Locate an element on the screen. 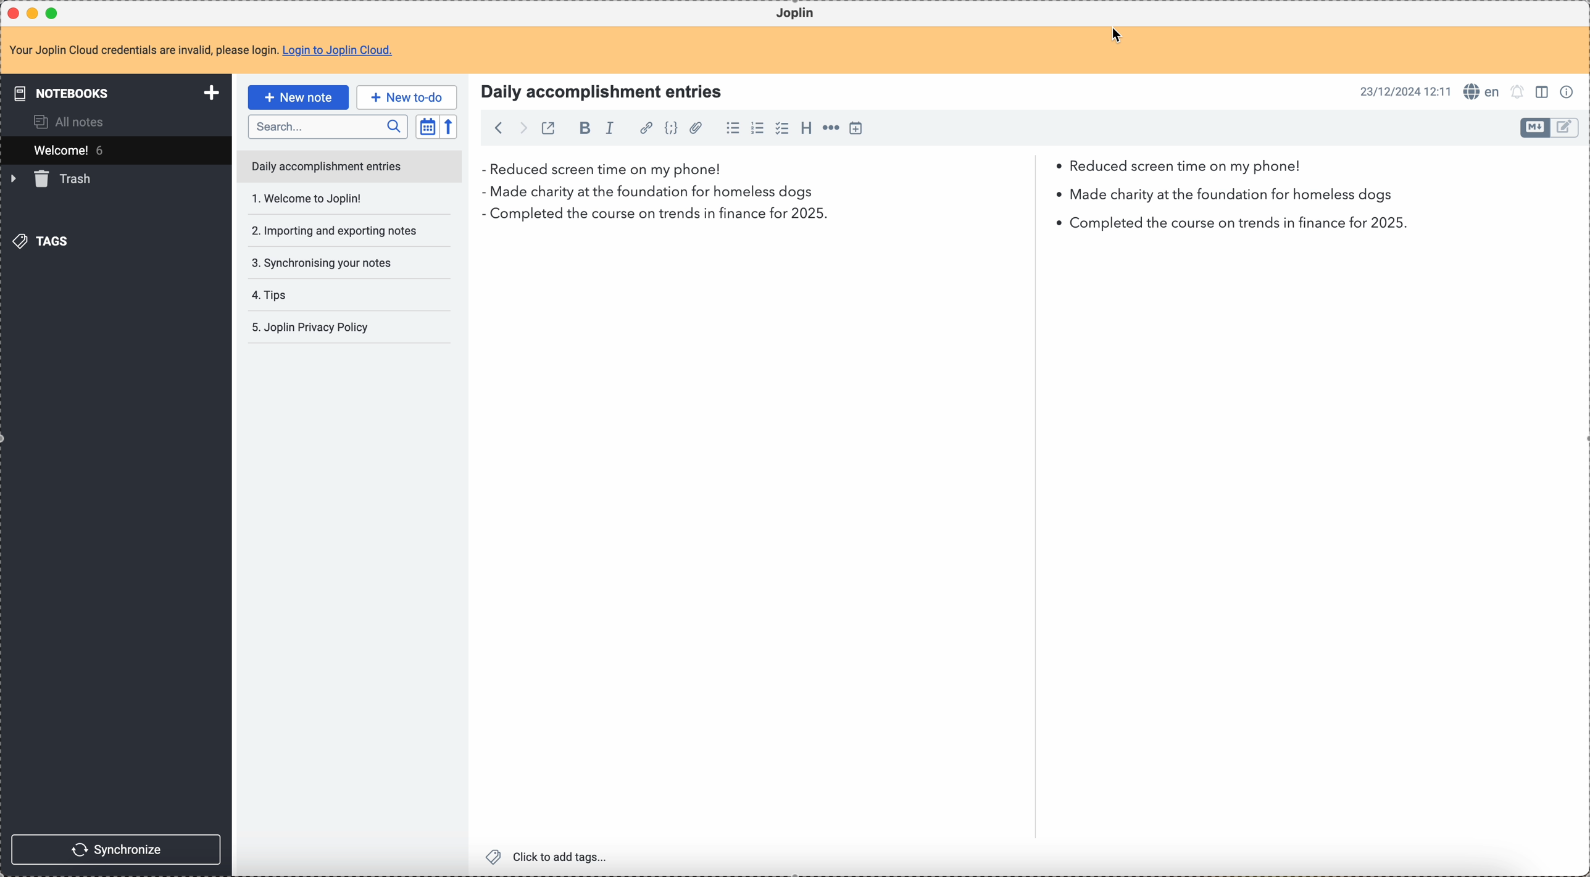  heading is located at coordinates (806, 128).